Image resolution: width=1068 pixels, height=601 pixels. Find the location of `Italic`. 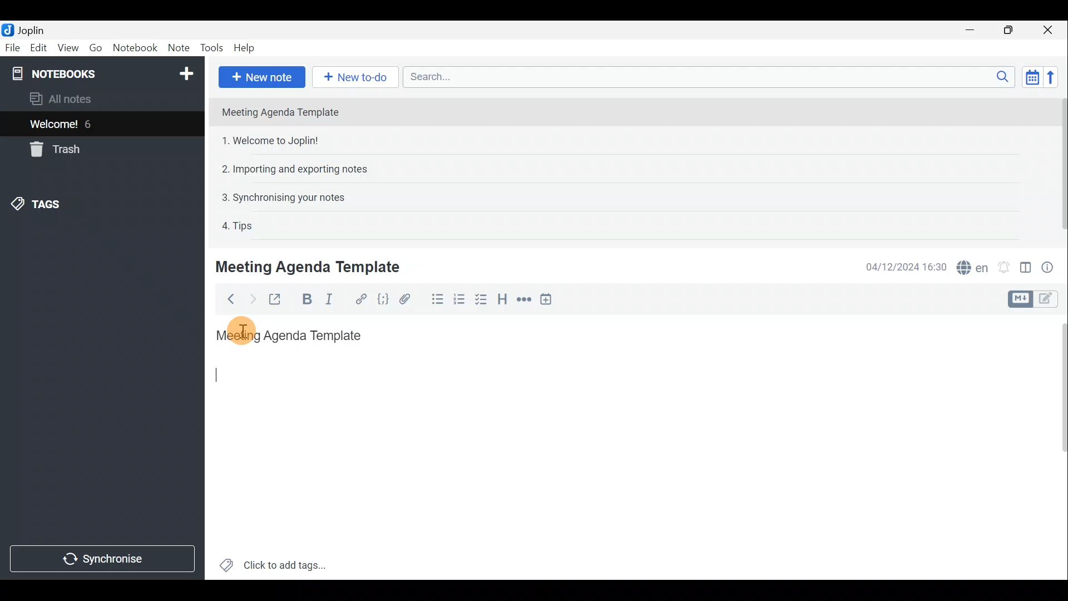

Italic is located at coordinates (335, 300).